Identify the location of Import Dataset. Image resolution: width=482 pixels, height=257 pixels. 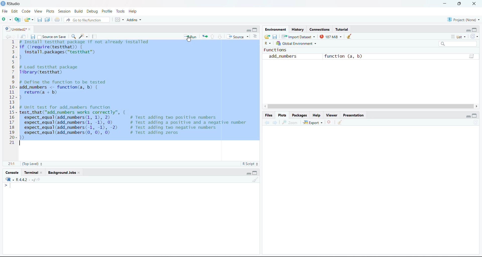
(298, 37).